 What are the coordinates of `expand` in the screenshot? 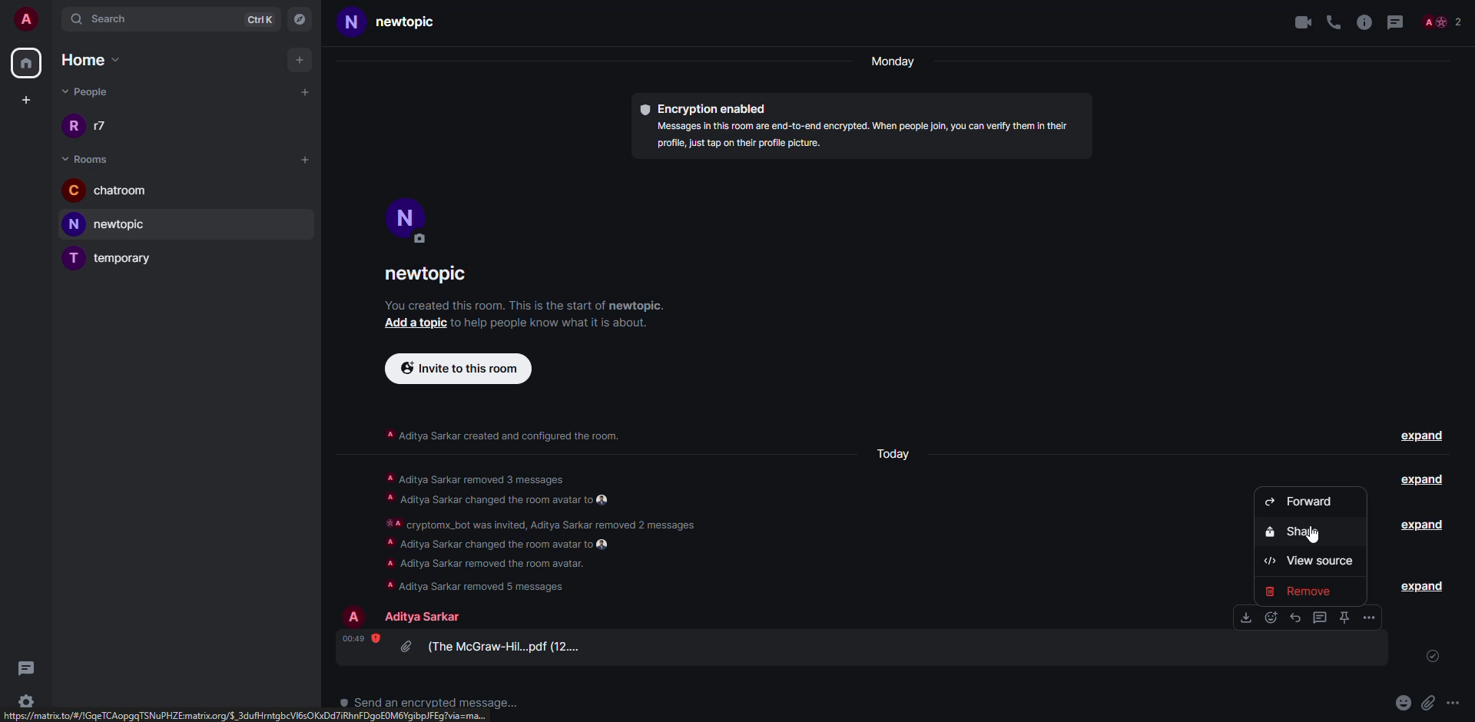 It's located at (1426, 437).